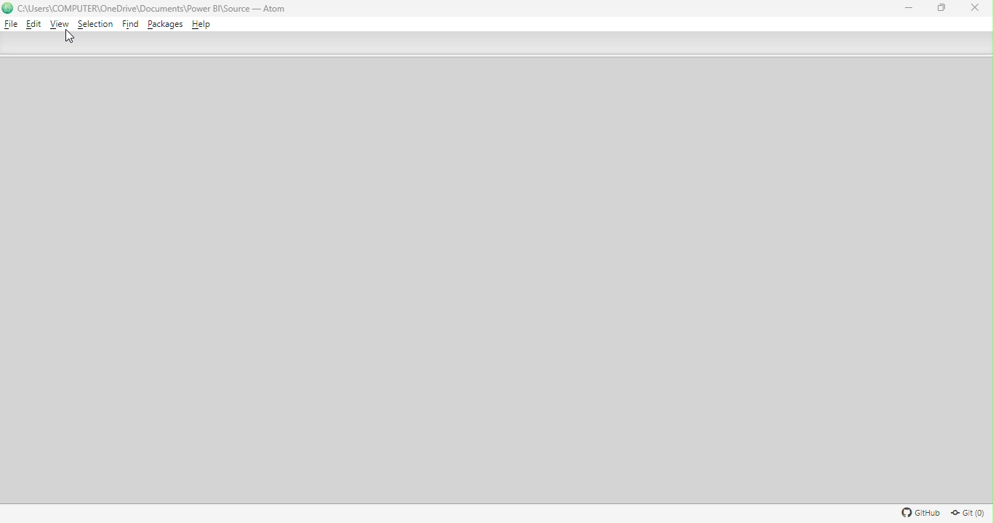 This screenshot has width=993, height=523. What do you see at coordinates (8, 8) in the screenshot?
I see `logo ` at bounding box center [8, 8].